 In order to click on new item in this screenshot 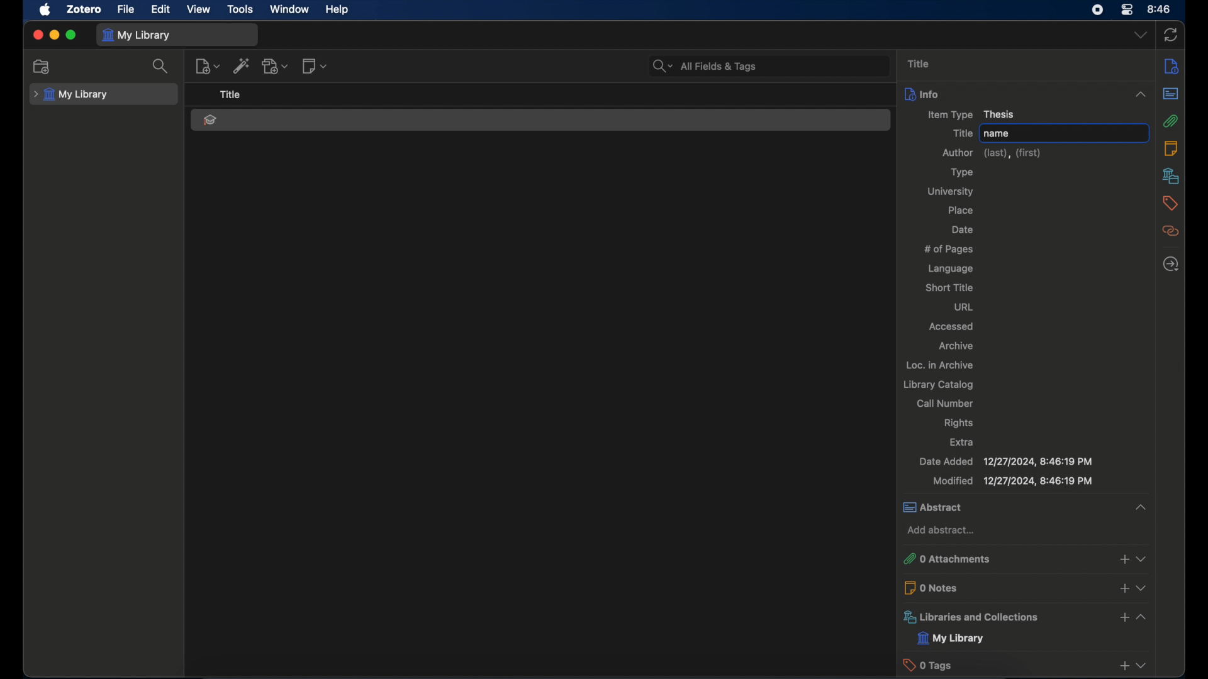, I will do `click(208, 67)`.